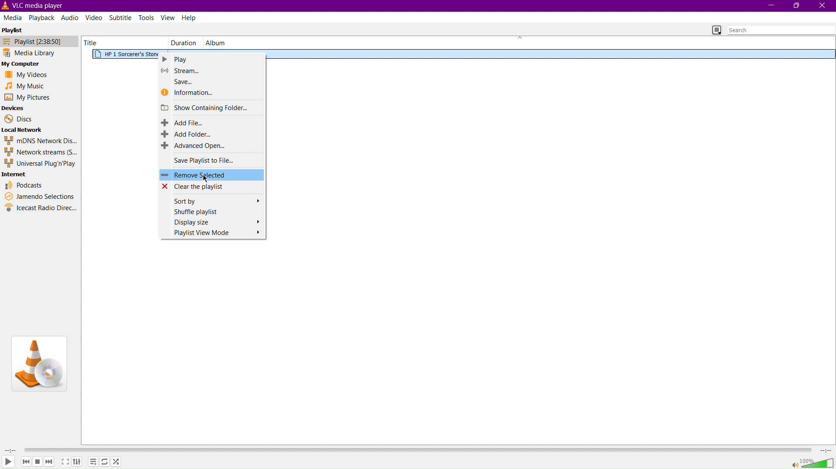 The image size is (836, 469). What do you see at coordinates (211, 122) in the screenshot?
I see `AddFile...` at bounding box center [211, 122].